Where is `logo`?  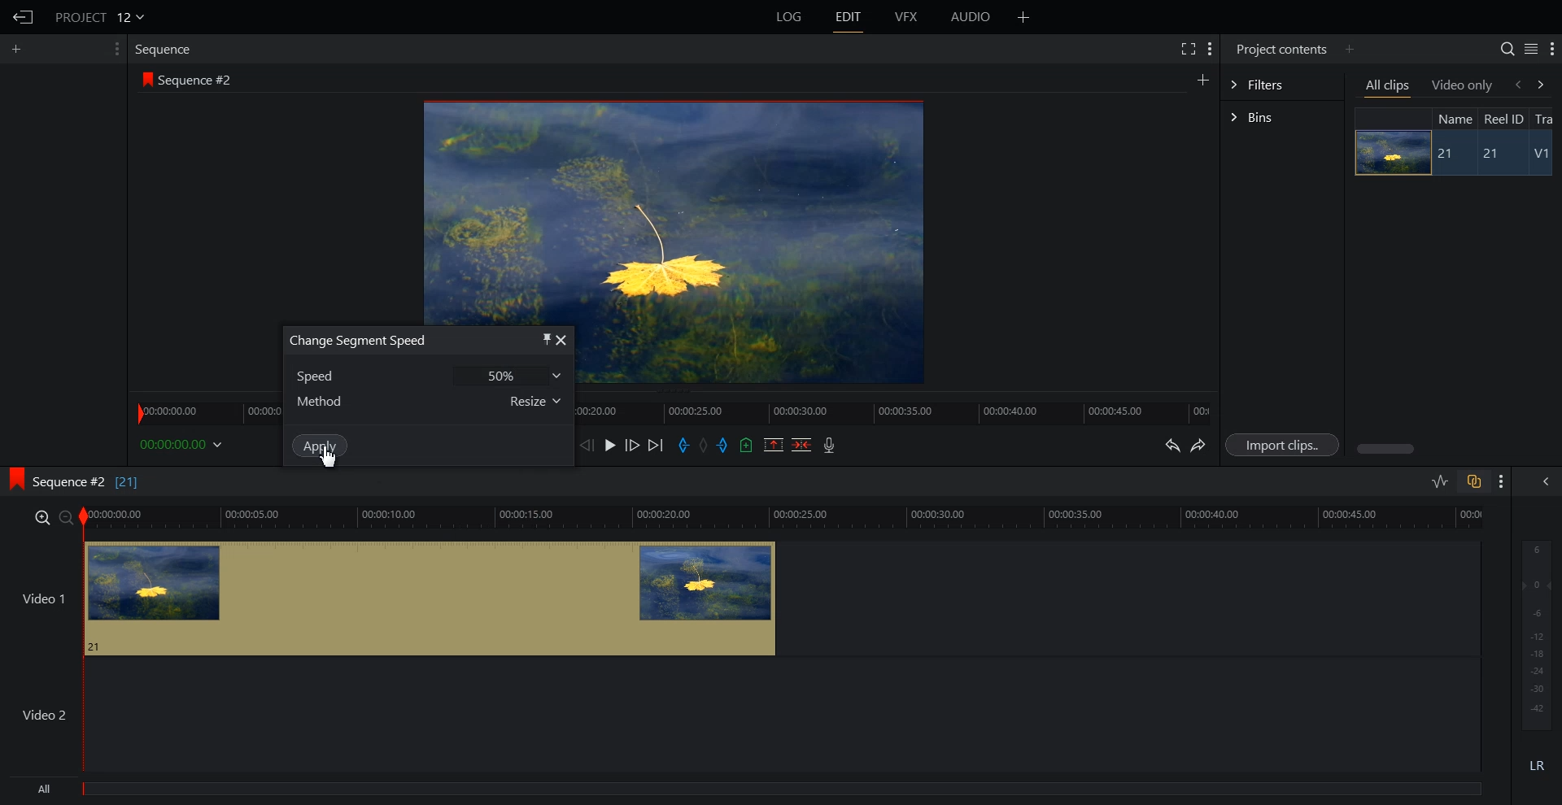
logo is located at coordinates (11, 476).